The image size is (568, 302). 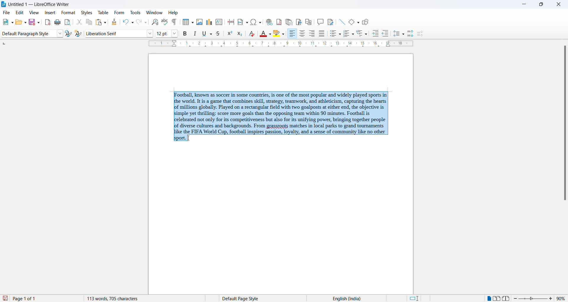 I want to click on insert table, so click(x=185, y=22).